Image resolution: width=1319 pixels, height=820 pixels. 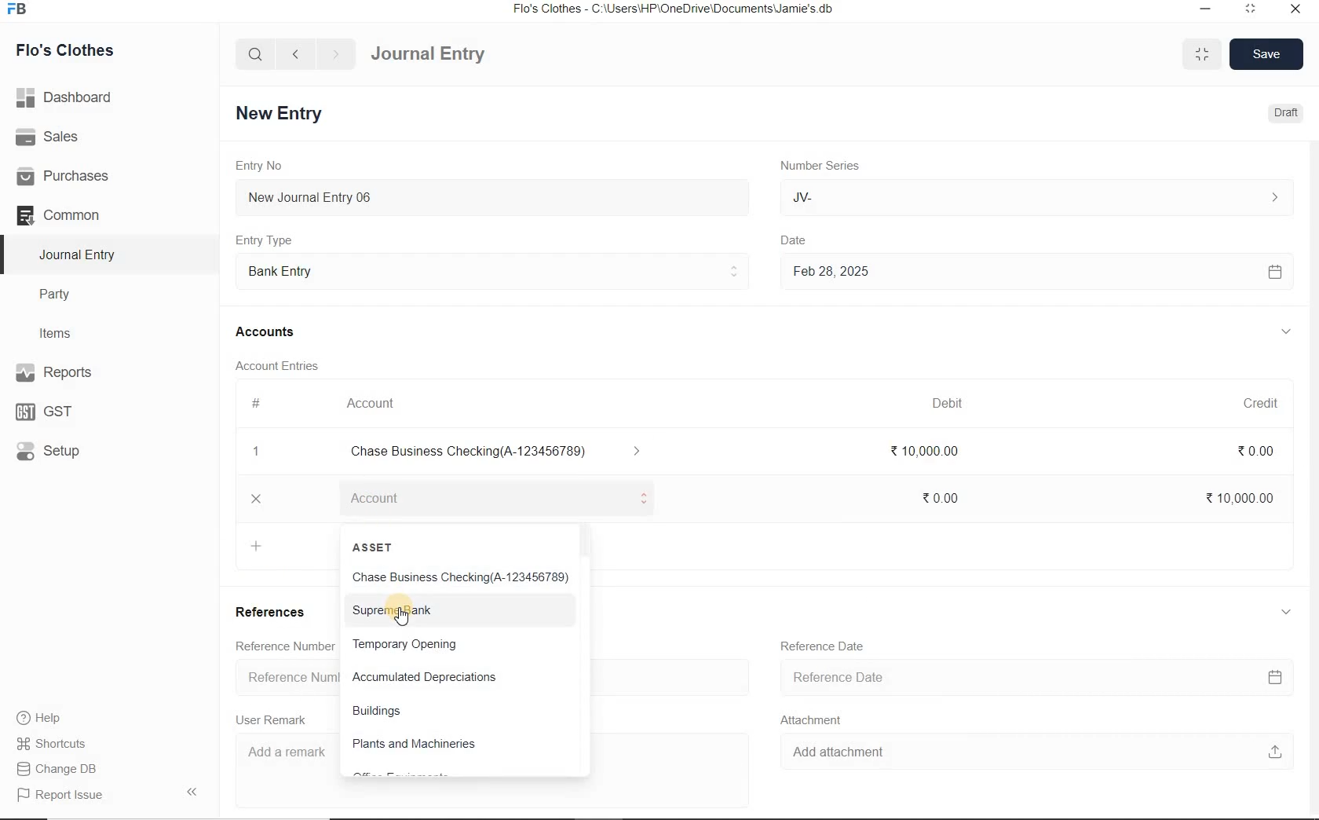 What do you see at coordinates (674, 11) in the screenshot?
I see `Flo's Clothes - C:\Users\HP\OneDrive\Documents\Jamie's.db` at bounding box center [674, 11].